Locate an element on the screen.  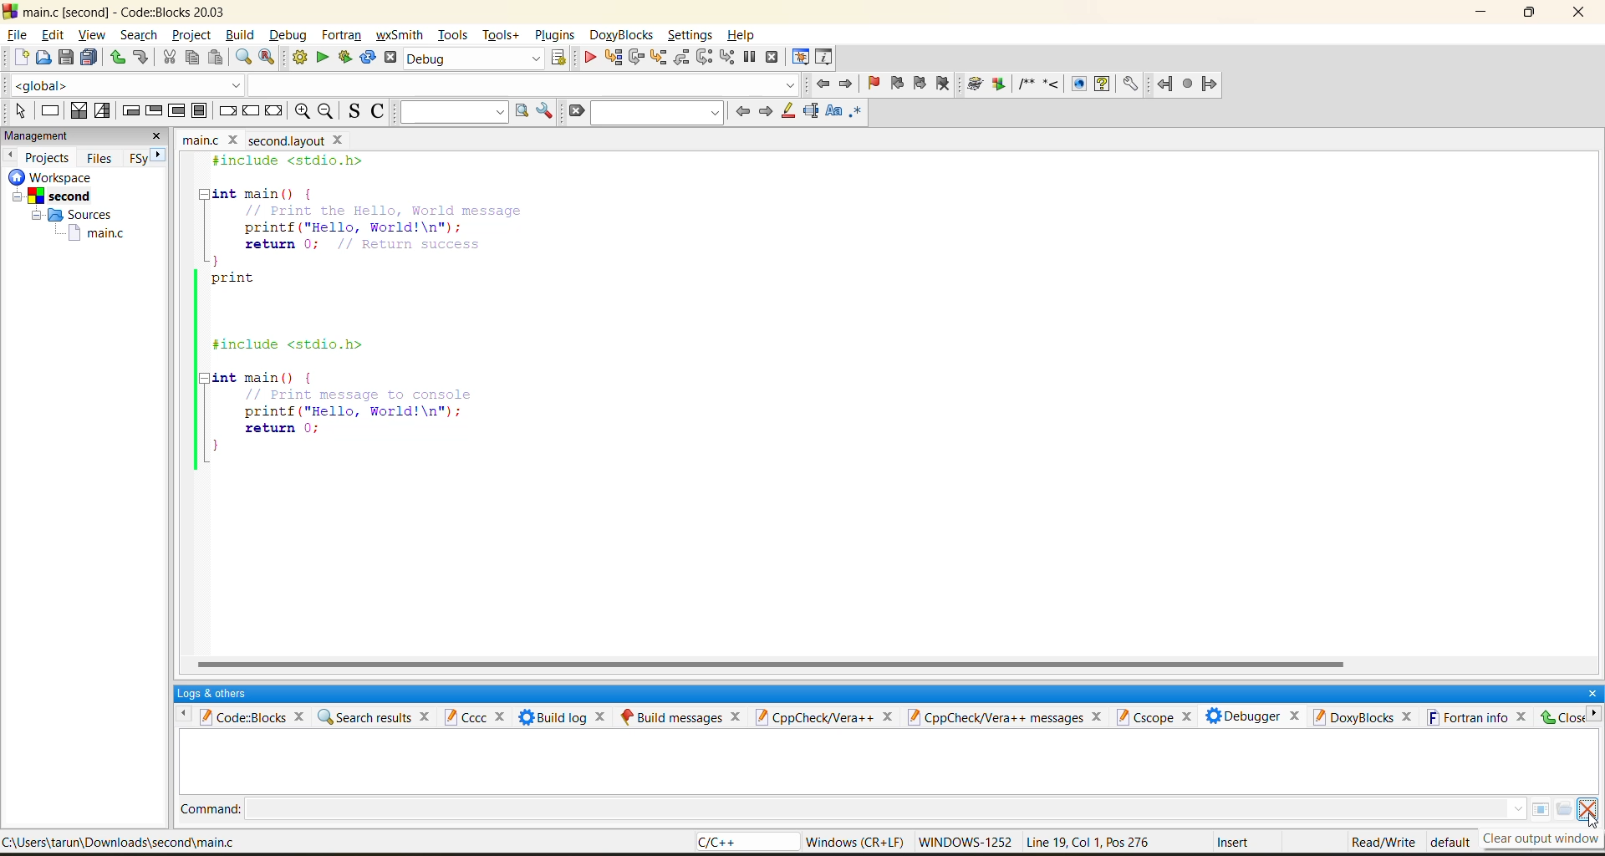
undo is located at coordinates (115, 59).